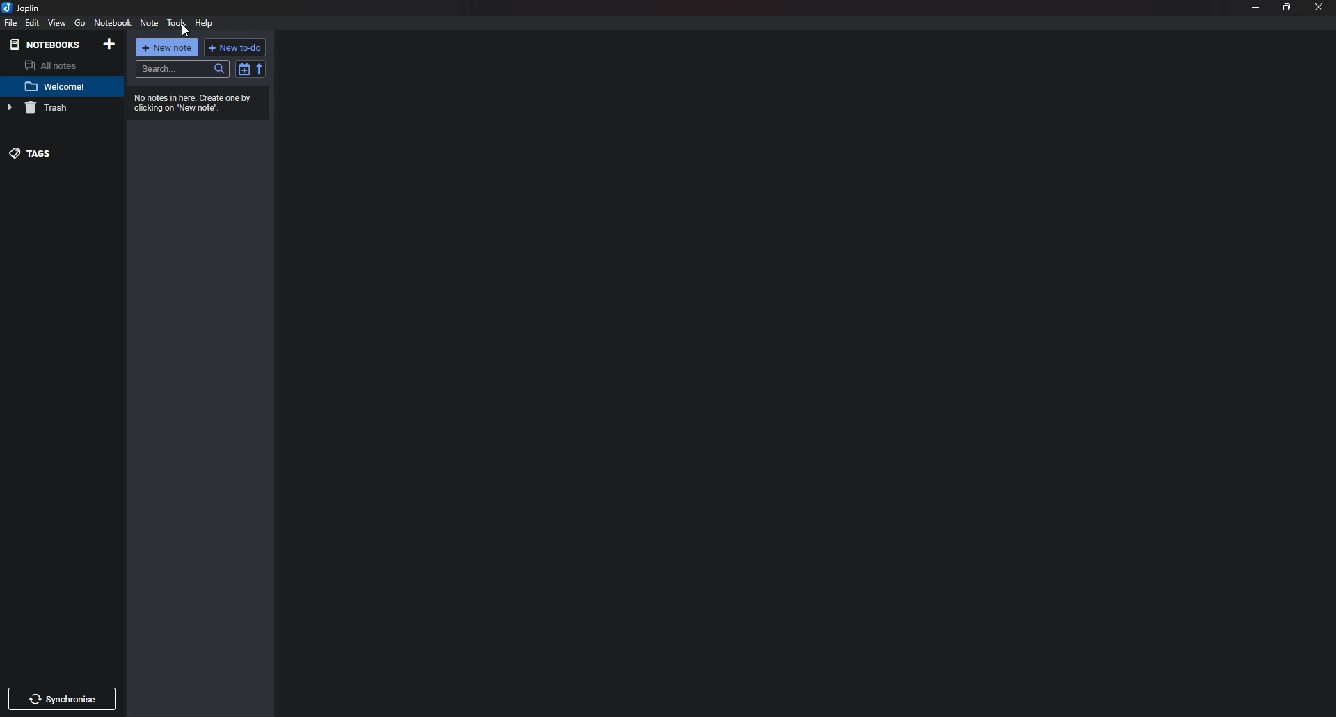 The width and height of the screenshot is (1336, 717). What do you see at coordinates (55, 109) in the screenshot?
I see `trash` at bounding box center [55, 109].